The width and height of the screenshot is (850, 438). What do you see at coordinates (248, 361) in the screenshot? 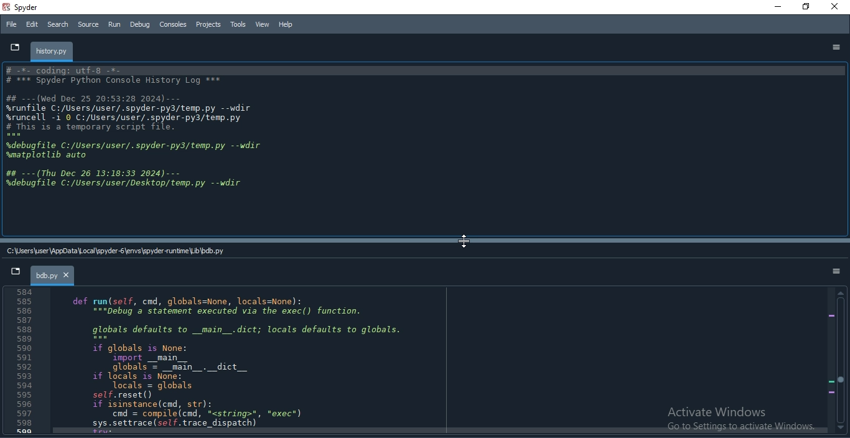
I see `code` at bounding box center [248, 361].